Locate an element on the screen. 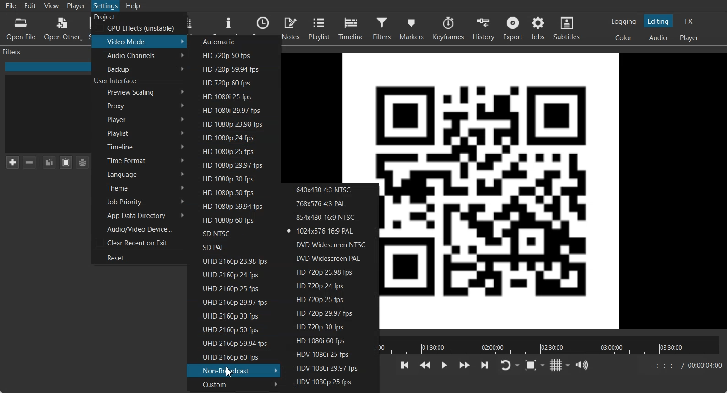  Text is located at coordinates (116, 81).